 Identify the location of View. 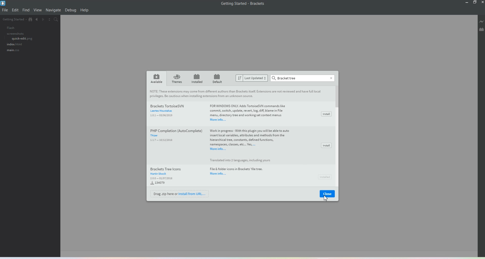
(38, 10).